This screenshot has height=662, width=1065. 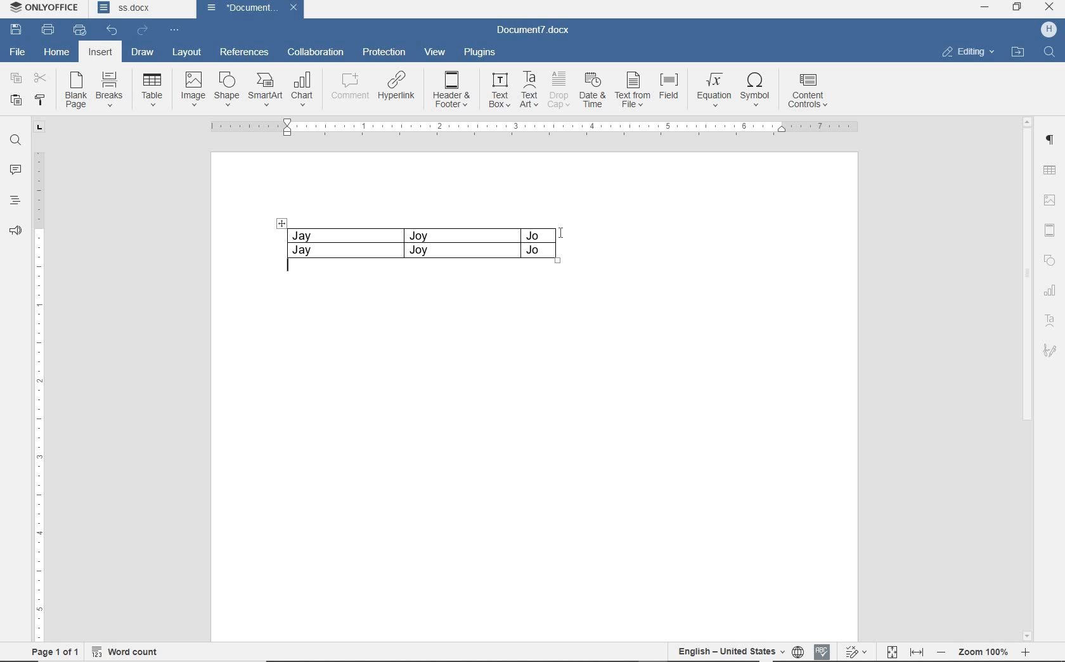 What do you see at coordinates (15, 169) in the screenshot?
I see `COMMENTS` at bounding box center [15, 169].